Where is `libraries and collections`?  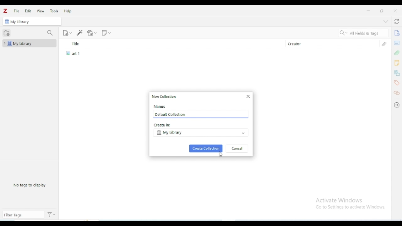
libraries and collections is located at coordinates (397, 73).